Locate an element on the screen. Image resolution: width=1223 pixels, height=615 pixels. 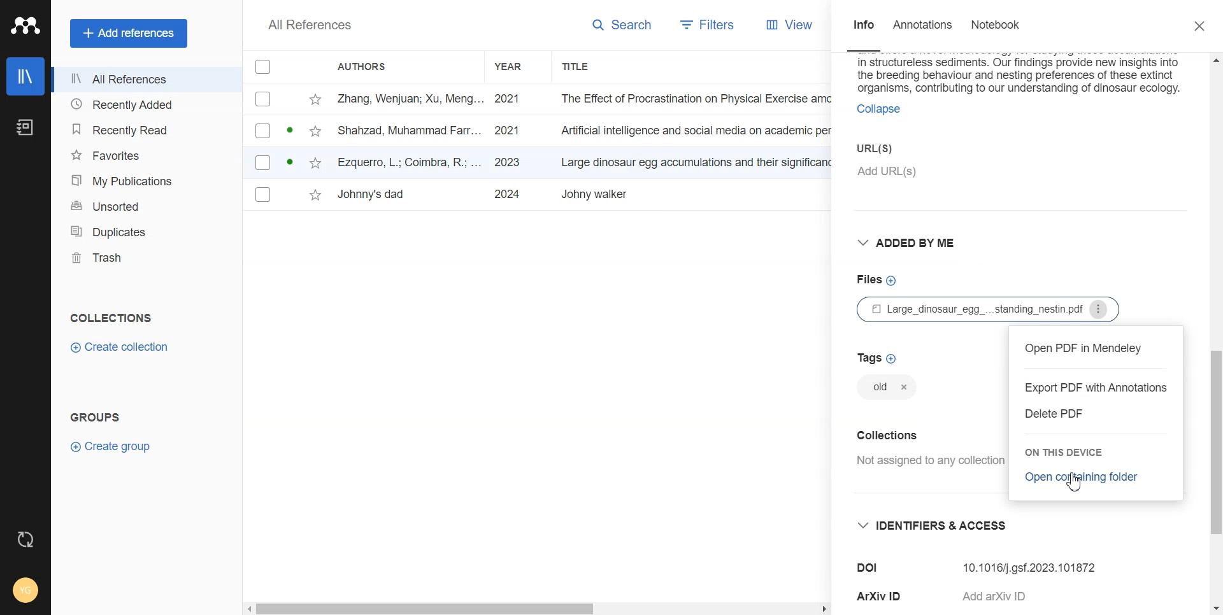
Tag is located at coordinates (885, 389).